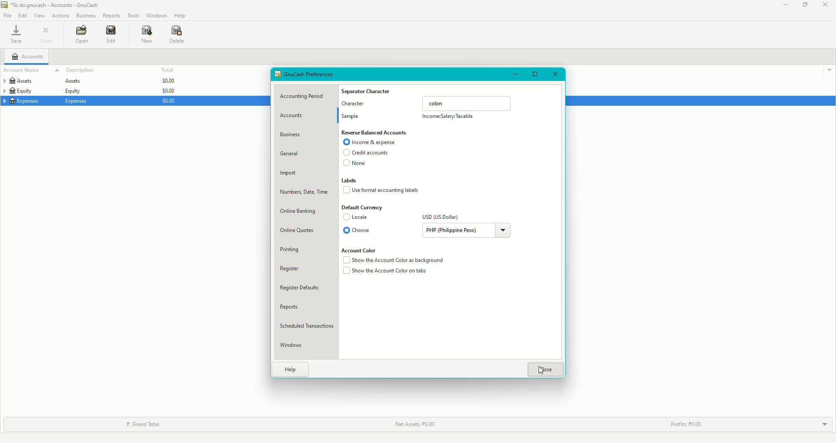  Describe the element at coordinates (41, 82) in the screenshot. I see `Assets` at that location.